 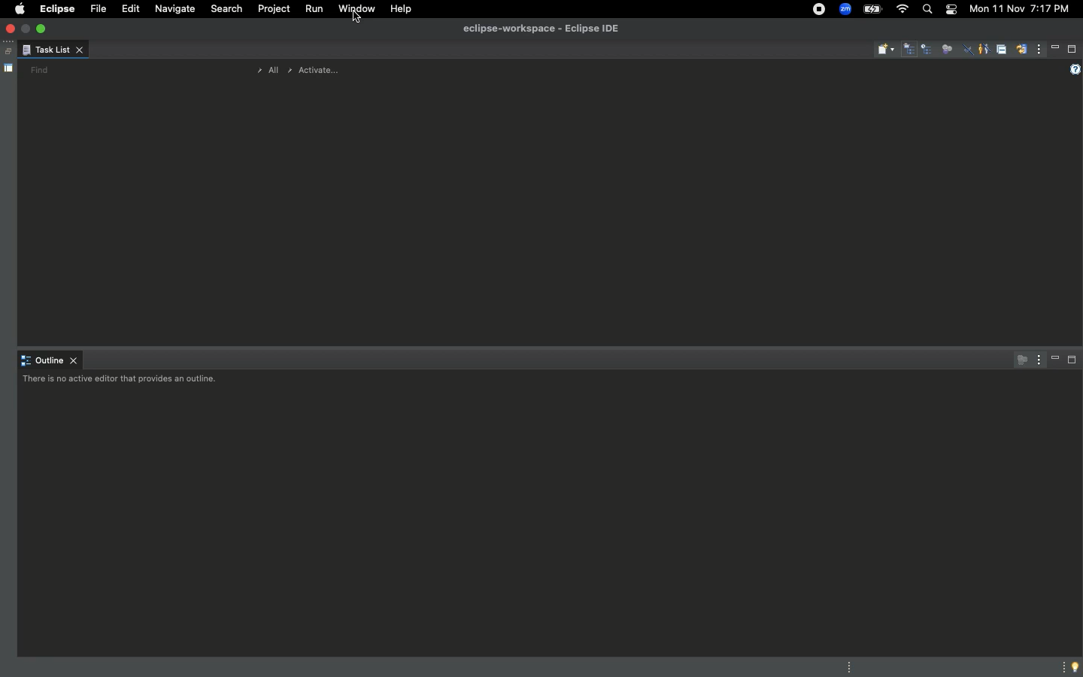 I want to click on Recording, so click(x=818, y=11).